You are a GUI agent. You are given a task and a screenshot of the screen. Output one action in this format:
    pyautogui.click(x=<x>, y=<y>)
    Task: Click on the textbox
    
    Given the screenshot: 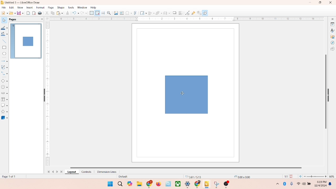 What is the action you would take?
    pyautogui.click(x=122, y=13)
    